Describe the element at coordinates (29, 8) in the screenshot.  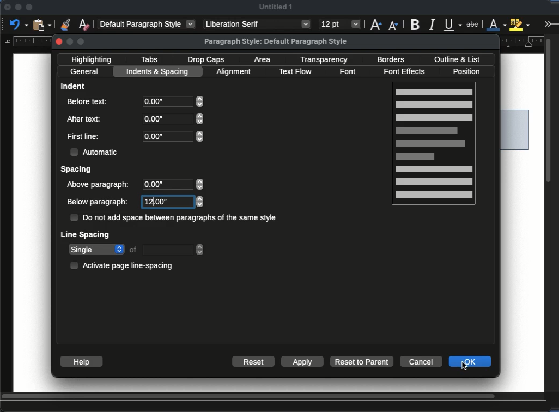
I see `maximize ` at that location.